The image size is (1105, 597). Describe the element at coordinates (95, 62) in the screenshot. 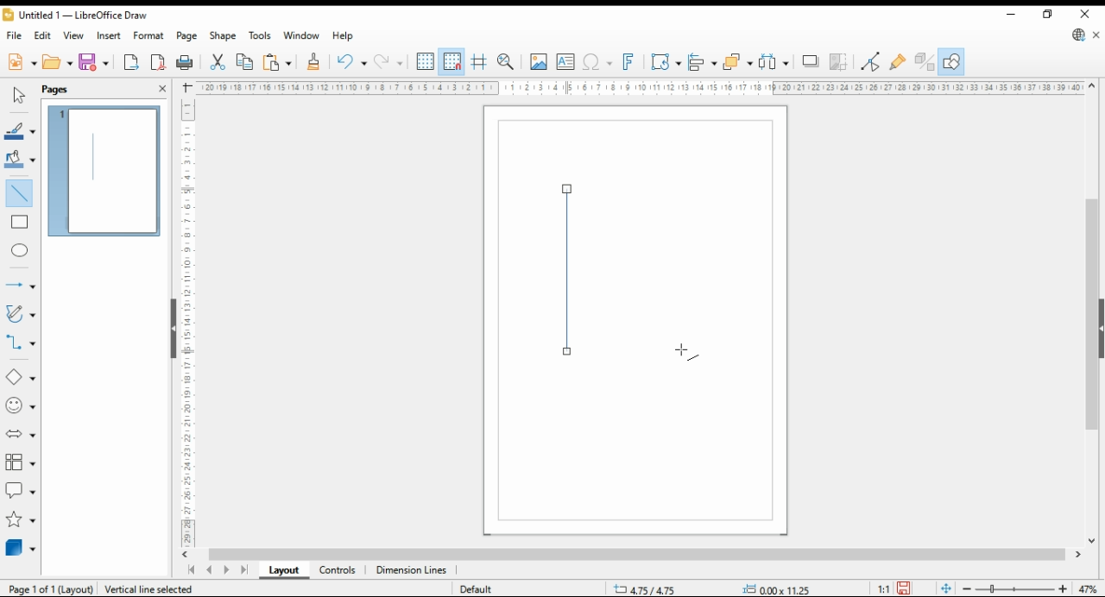

I see `save` at that location.